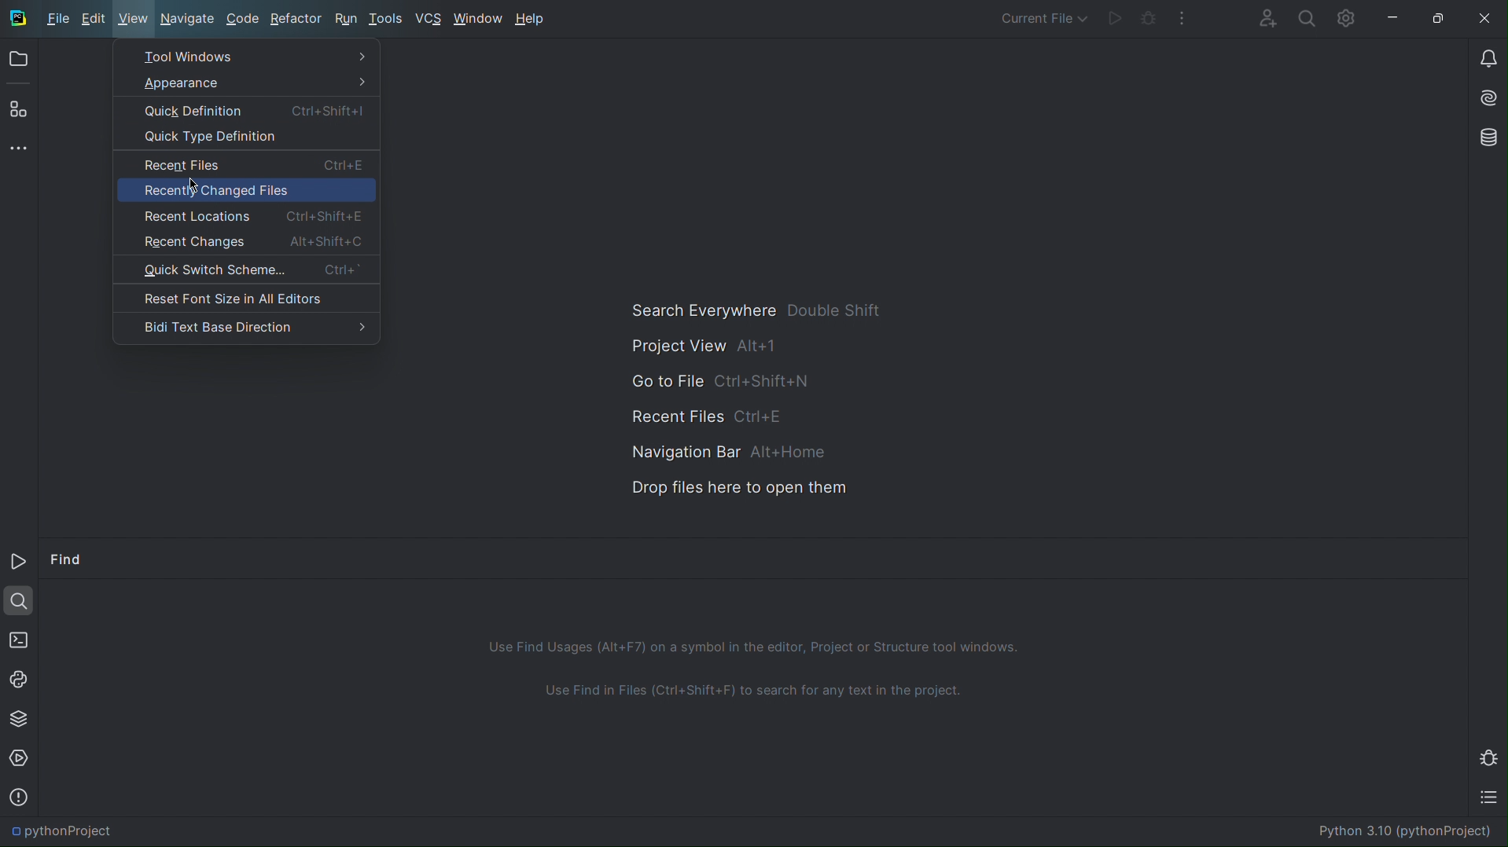 This screenshot has width=1508, height=847. I want to click on Tools, so click(388, 20).